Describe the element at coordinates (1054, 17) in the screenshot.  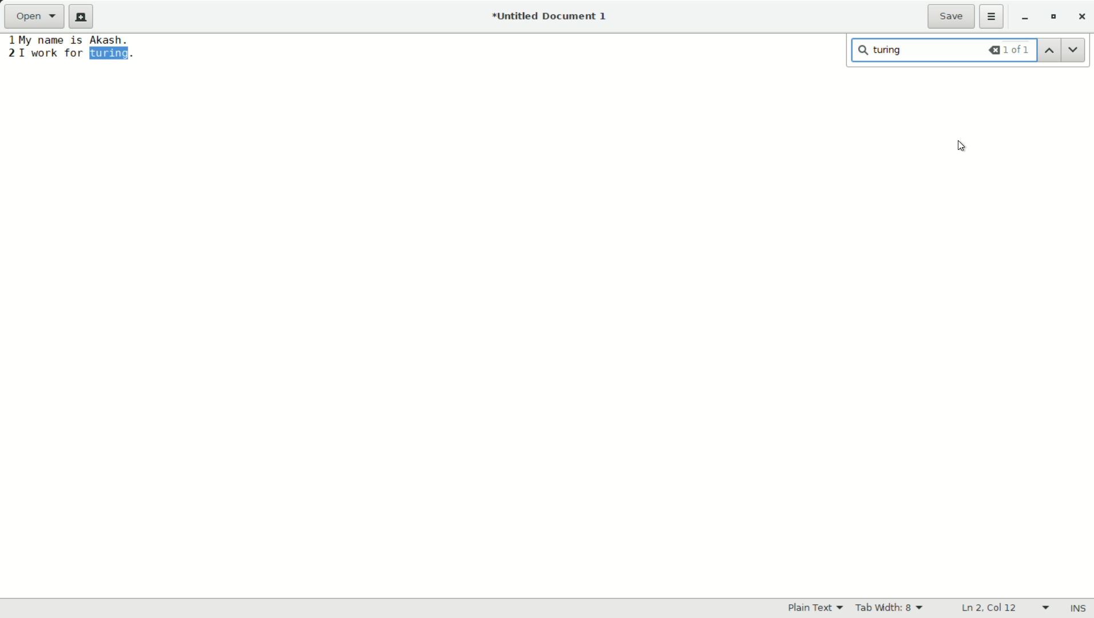
I see `maximize or restore` at that location.